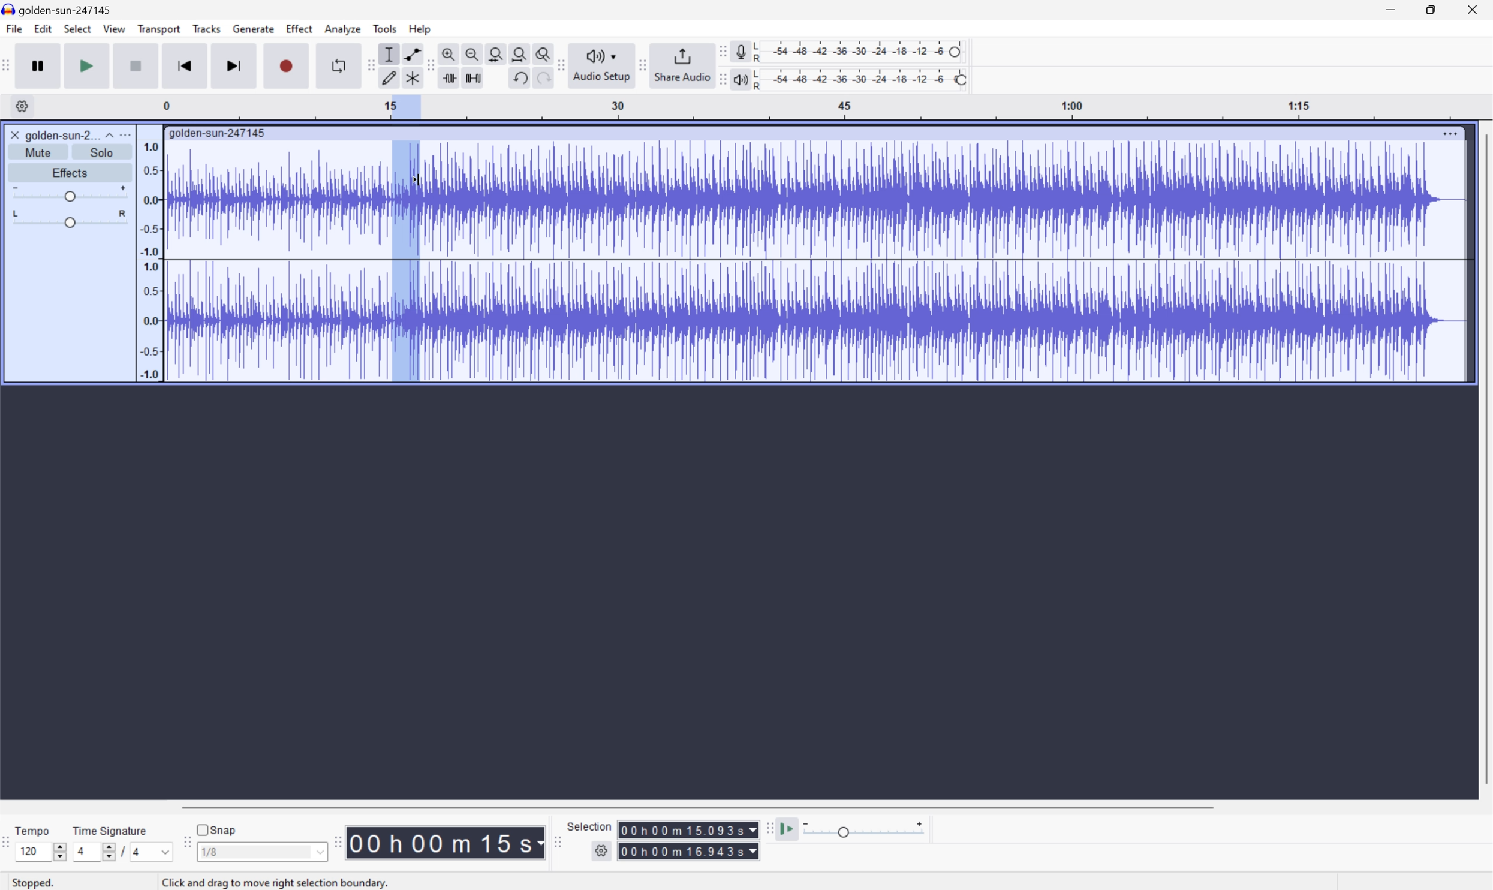  What do you see at coordinates (218, 132) in the screenshot?
I see `golden-sun-247145` at bounding box center [218, 132].